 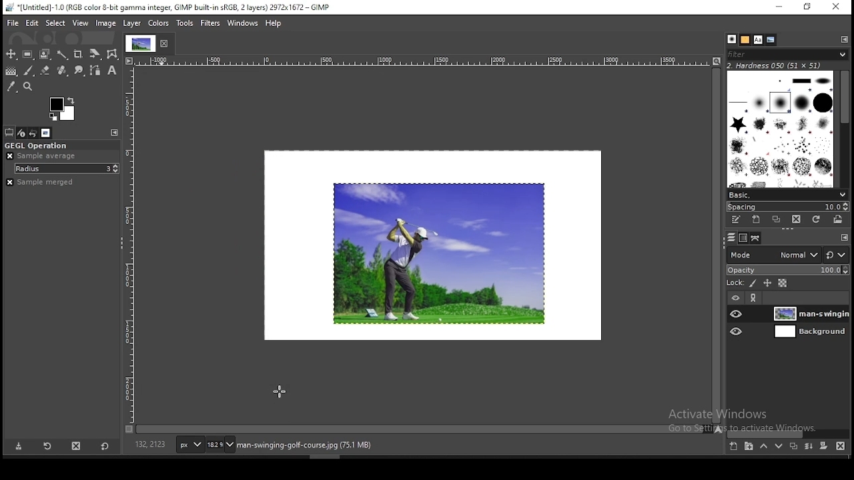 What do you see at coordinates (111, 72) in the screenshot?
I see `text tool` at bounding box center [111, 72].